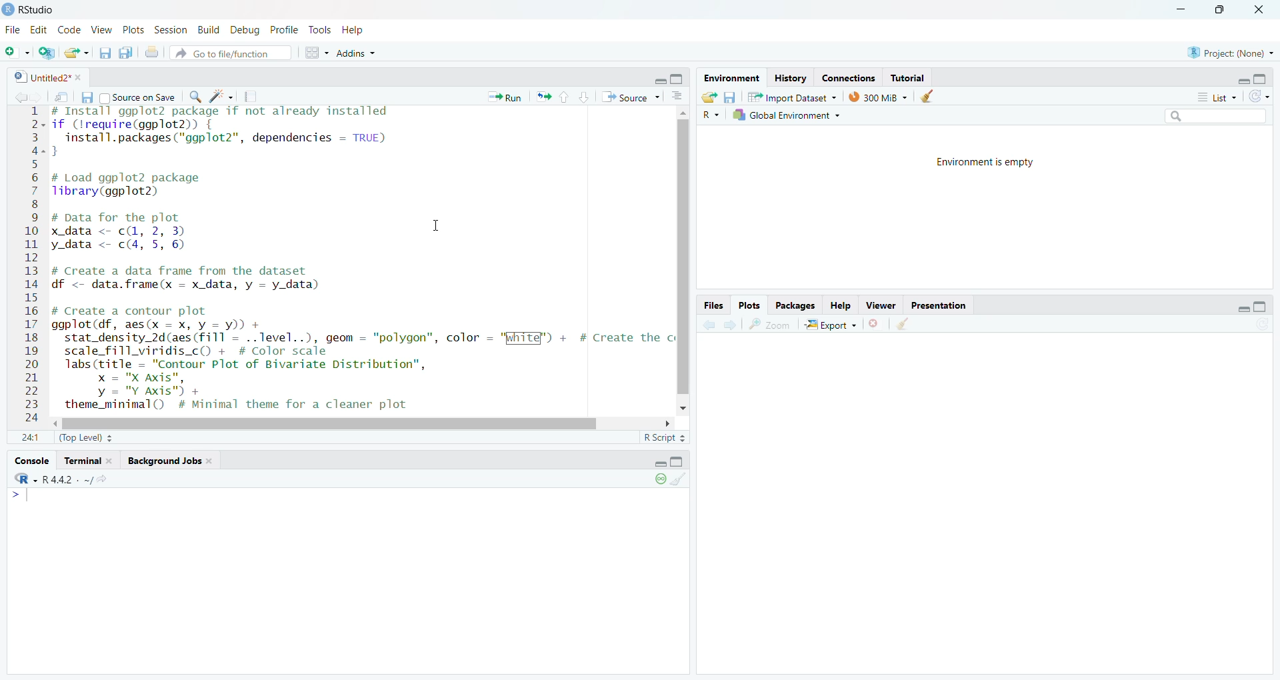  What do you see at coordinates (69, 30) in the screenshot?
I see `Code` at bounding box center [69, 30].